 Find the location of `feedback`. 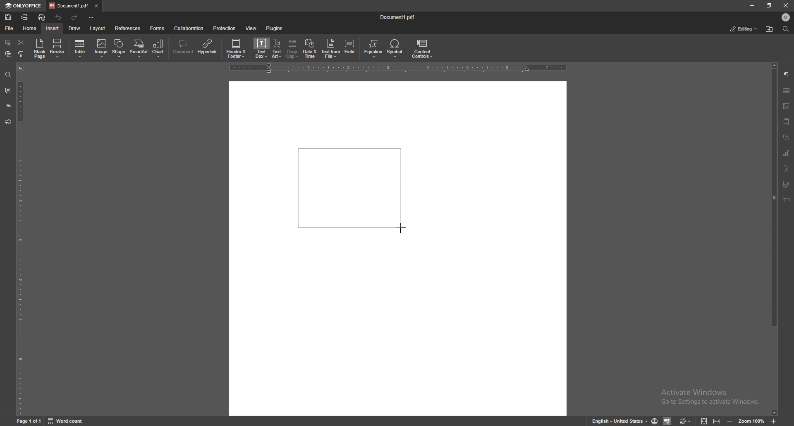

feedback is located at coordinates (8, 121).